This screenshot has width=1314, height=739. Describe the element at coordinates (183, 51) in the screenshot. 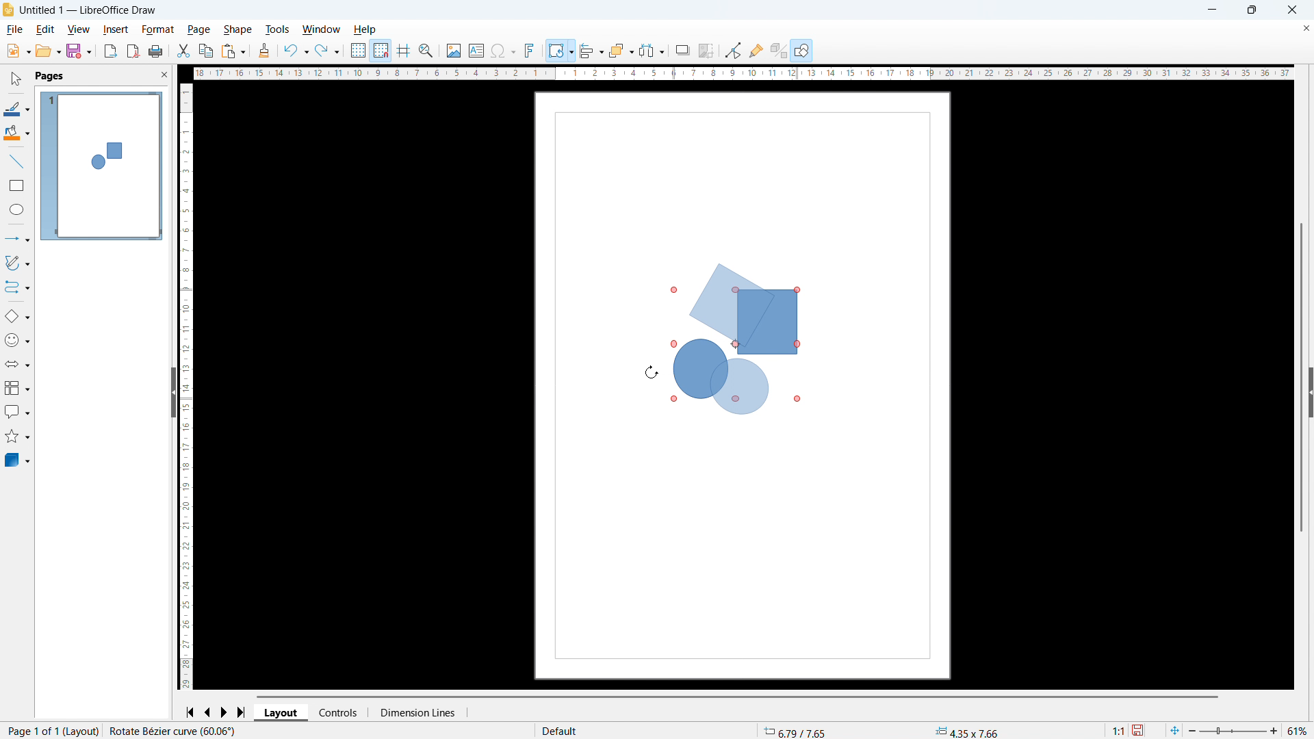

I see `cut ` at that location.